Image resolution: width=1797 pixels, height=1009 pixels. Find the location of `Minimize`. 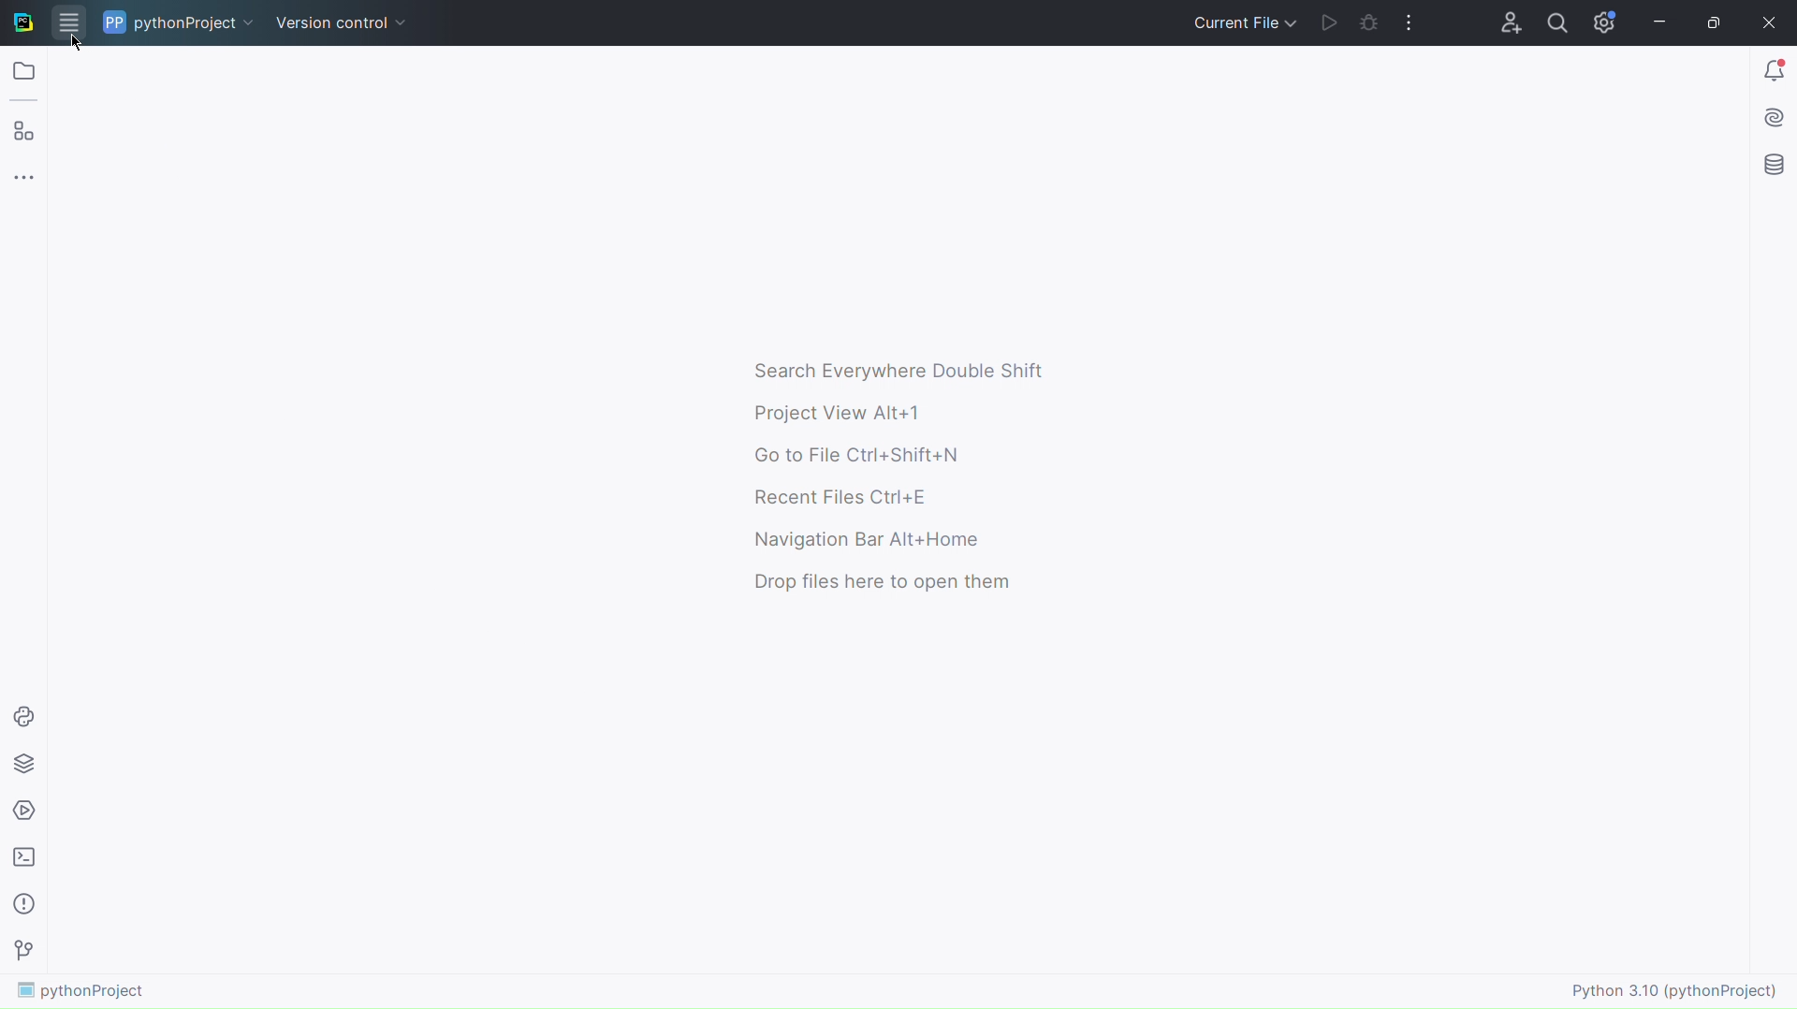

Minimize is located at coordinates (1657, 22).